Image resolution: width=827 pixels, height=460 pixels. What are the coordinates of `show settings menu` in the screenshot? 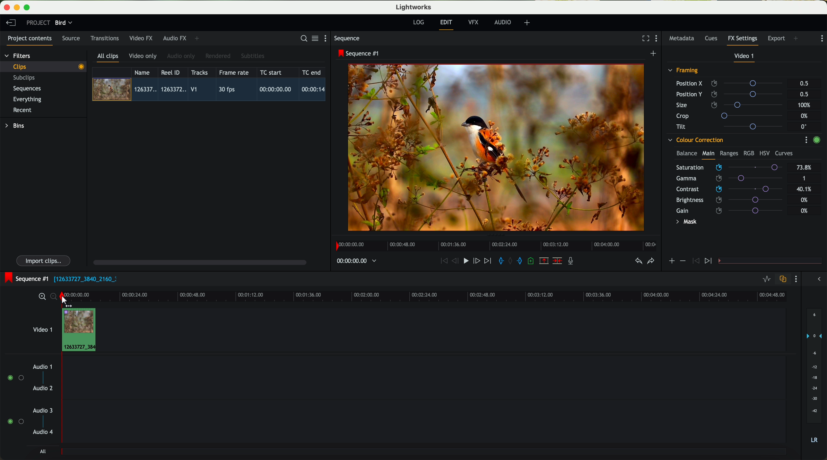 It's located at (328, 38).